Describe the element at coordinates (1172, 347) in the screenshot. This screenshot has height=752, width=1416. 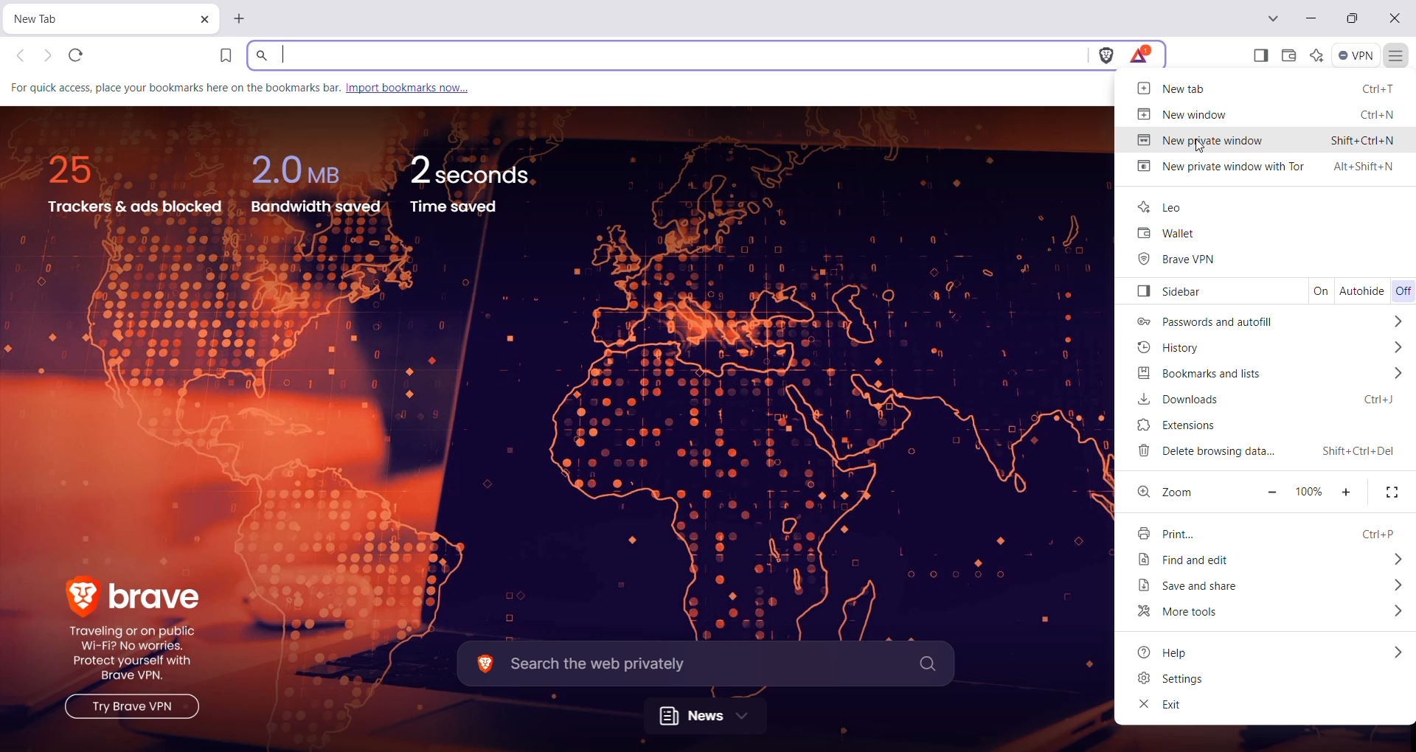
I see `History` at that location.